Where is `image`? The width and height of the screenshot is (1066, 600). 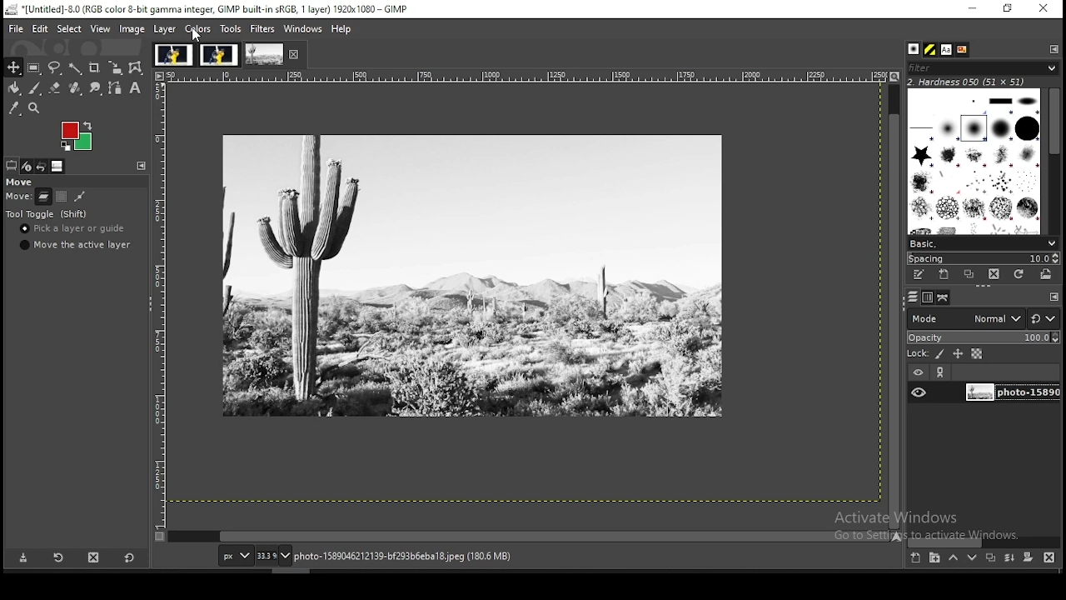
image is located at coordinates (473, 275).